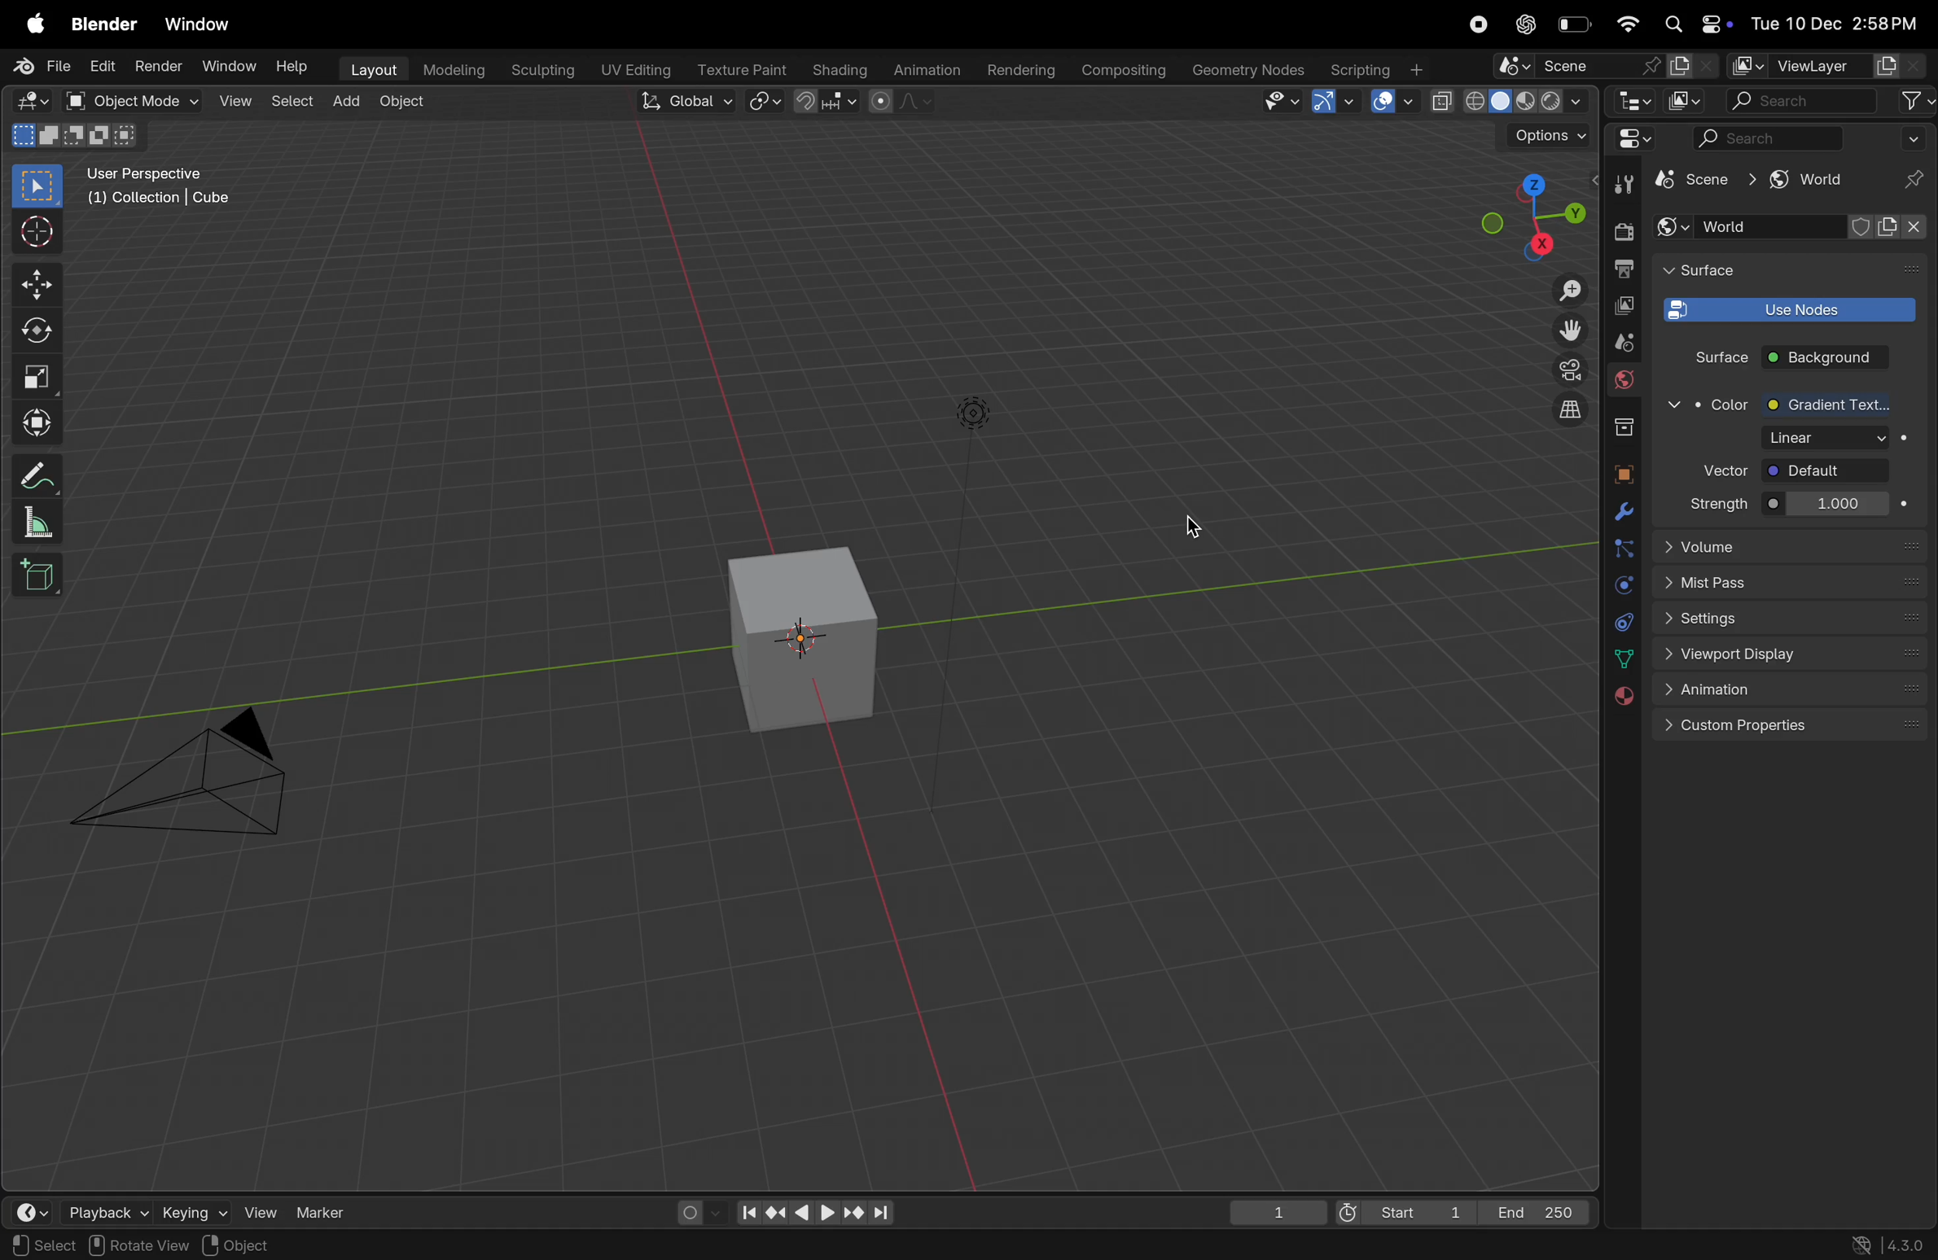  What do you see at coordinates (1622, 343) in the screenshot?
I see `scene` at bounding box center [1622, 343].